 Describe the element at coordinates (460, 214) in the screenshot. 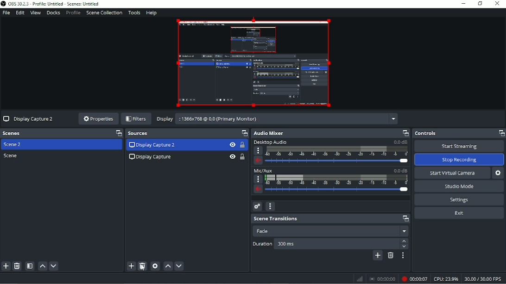

I see `Exit` at that location.